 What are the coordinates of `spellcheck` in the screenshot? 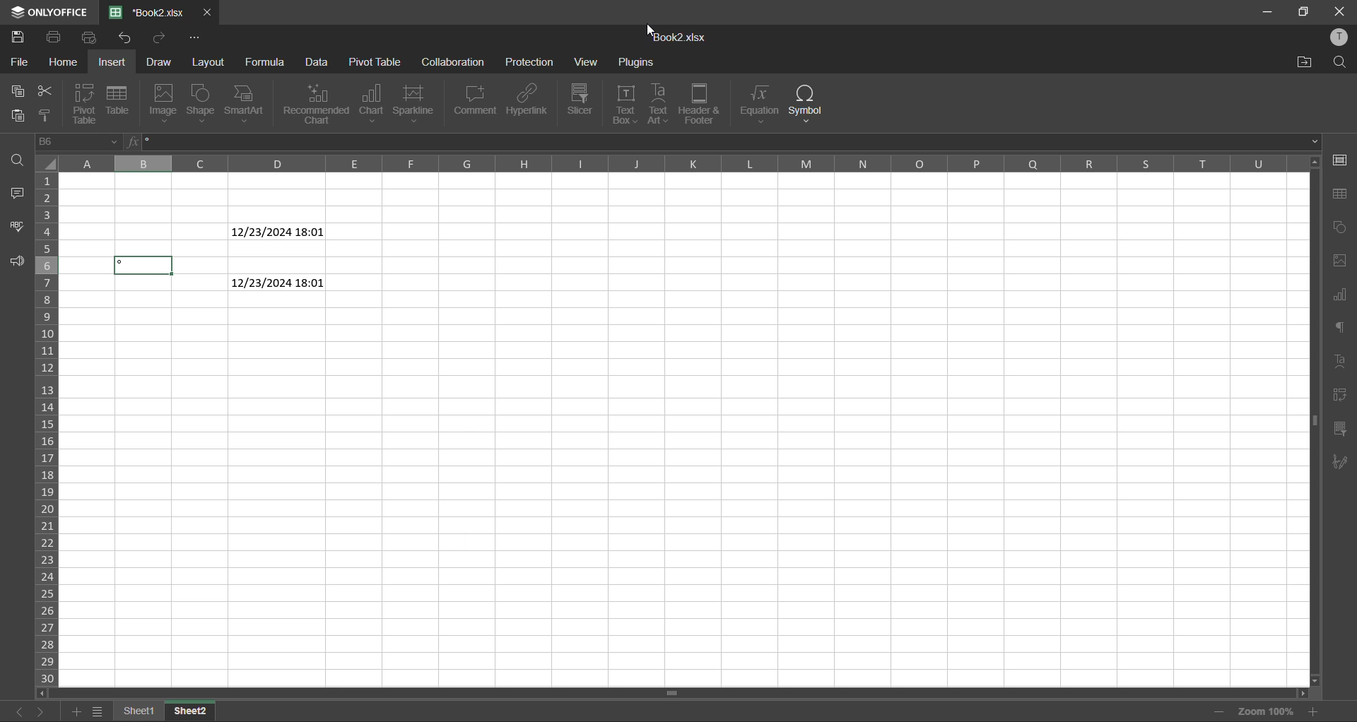 It's located at (19, 228).